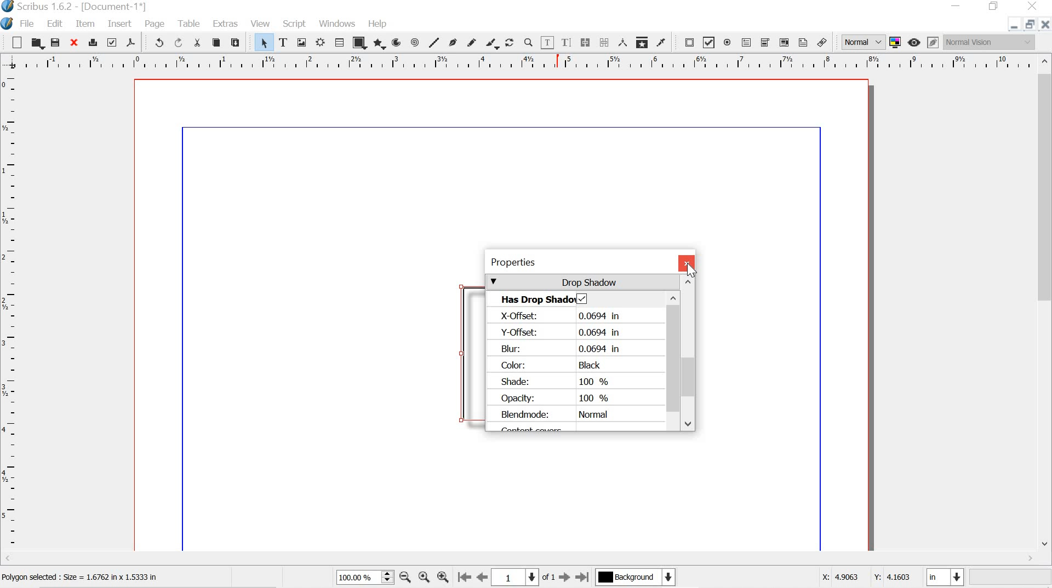 The image size is (1052, 588). Describe the element at coordinates (763, 42) in the screenshot. I see `pdf combo box` at that location.